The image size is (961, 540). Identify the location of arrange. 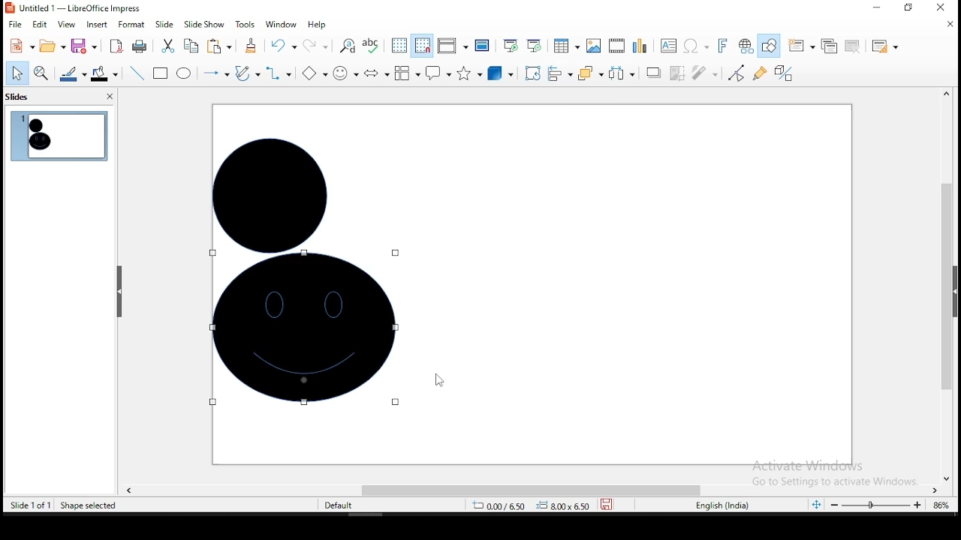
(589, 74).